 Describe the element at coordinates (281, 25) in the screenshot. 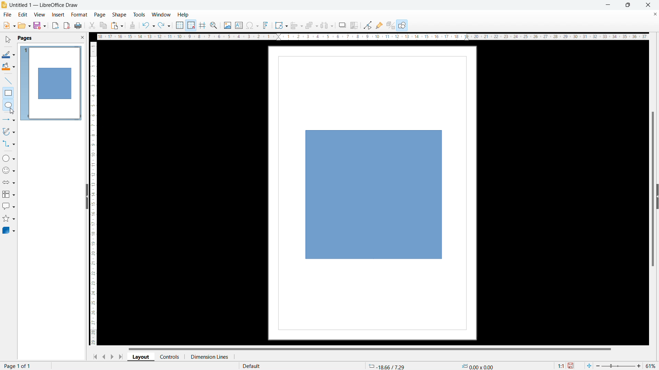

I see `transformations` at that location.